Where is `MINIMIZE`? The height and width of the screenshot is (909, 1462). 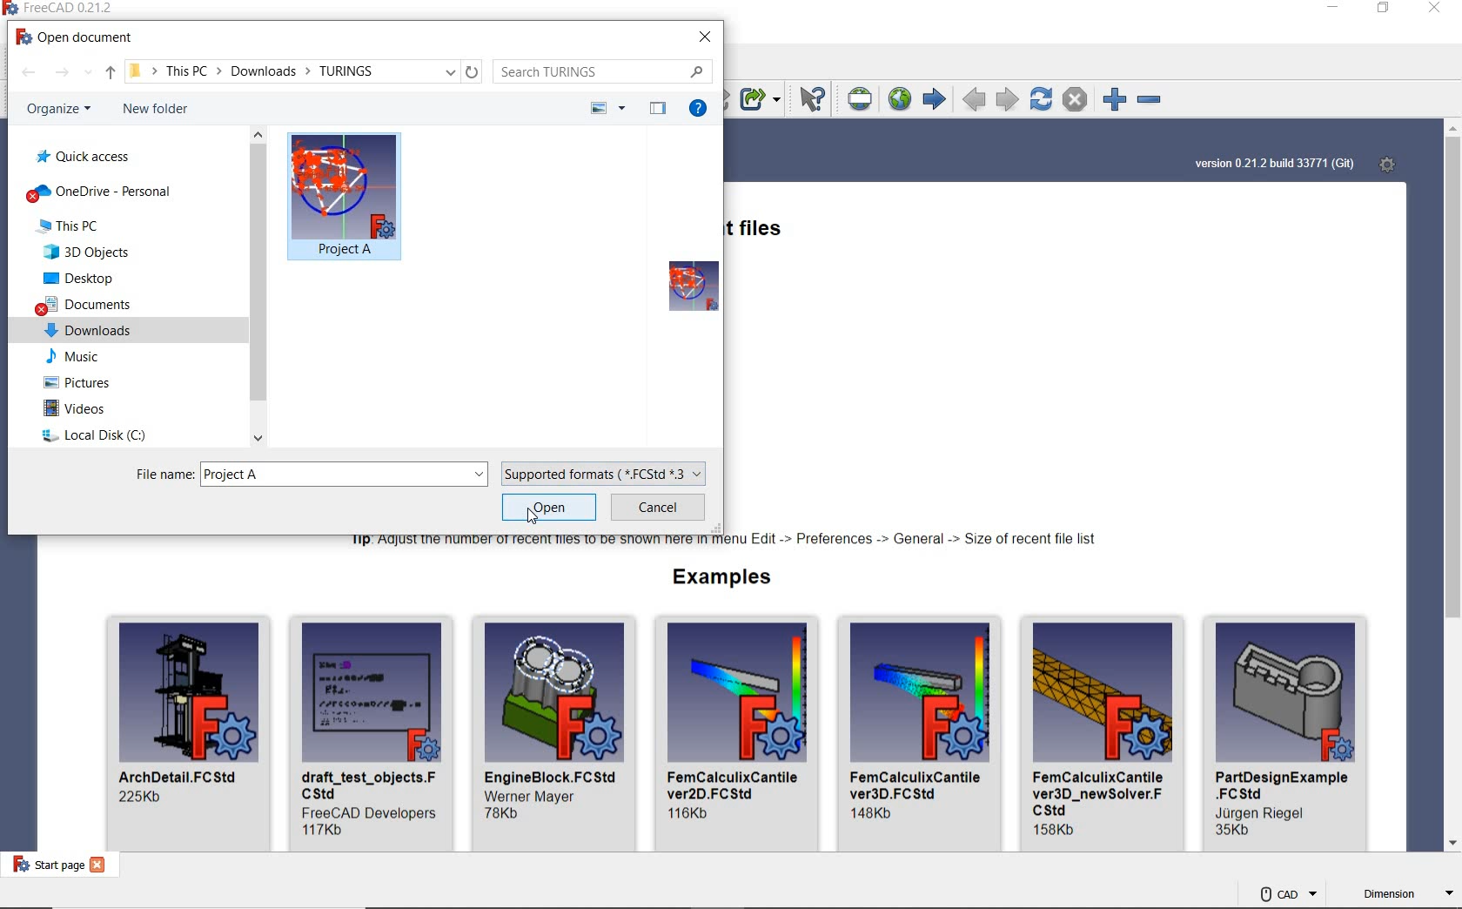 MINIMIZE is located at coordinates (1336, 10).